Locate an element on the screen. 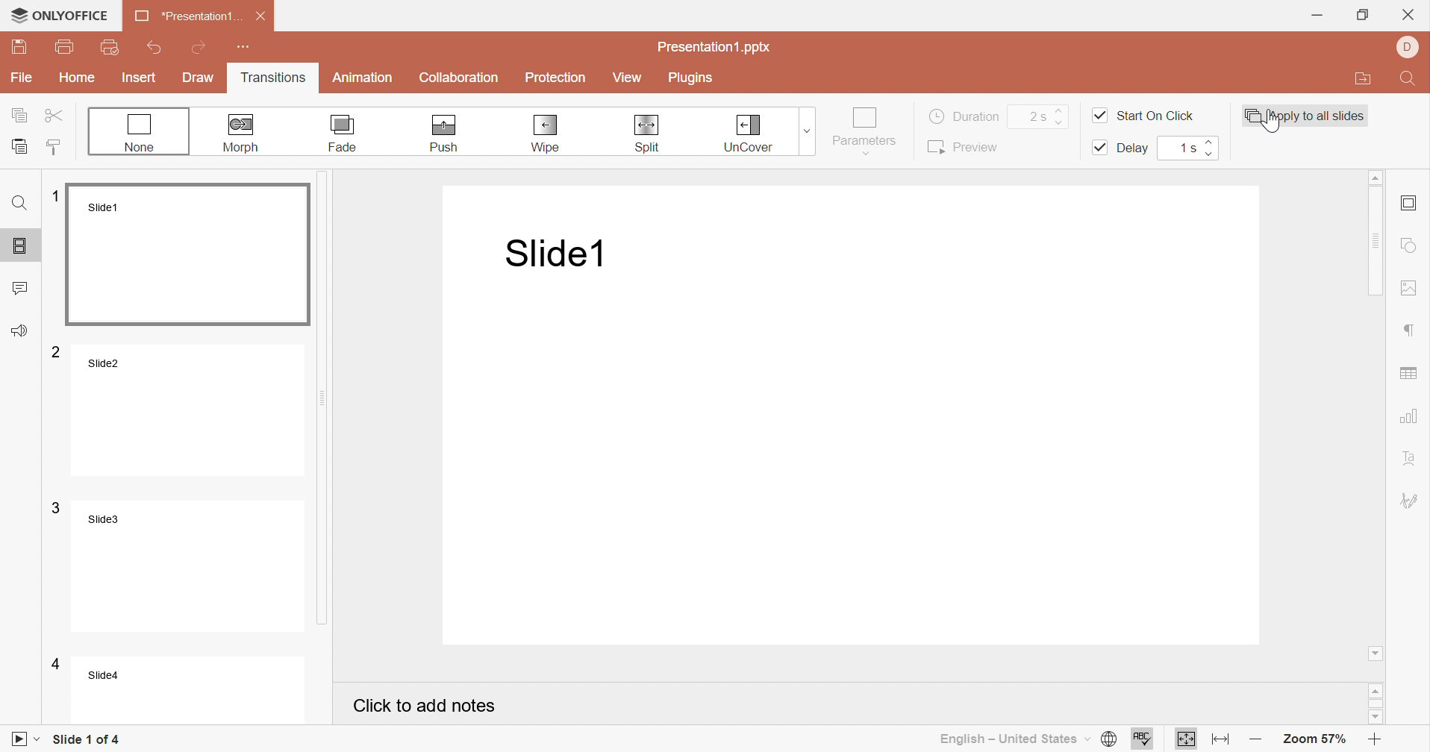 The height and width of the screenshot is (752, 1430). Scroll up is located at coordinates (1376, 176).